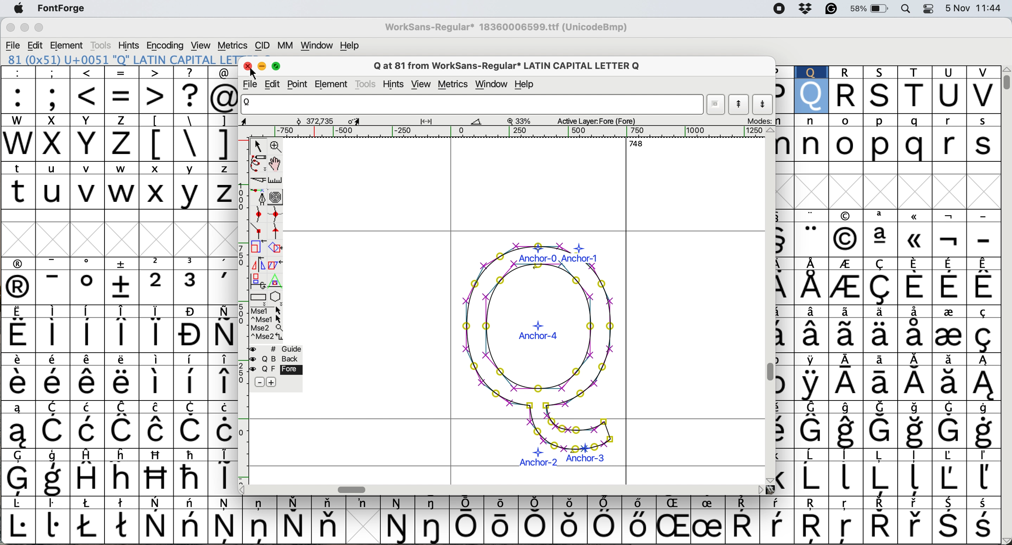 The image size is (1012, 545). What do you see at coordinates (239, 307) in the screenshot?
I see `vertical scale` at bounding box center [239, 307].